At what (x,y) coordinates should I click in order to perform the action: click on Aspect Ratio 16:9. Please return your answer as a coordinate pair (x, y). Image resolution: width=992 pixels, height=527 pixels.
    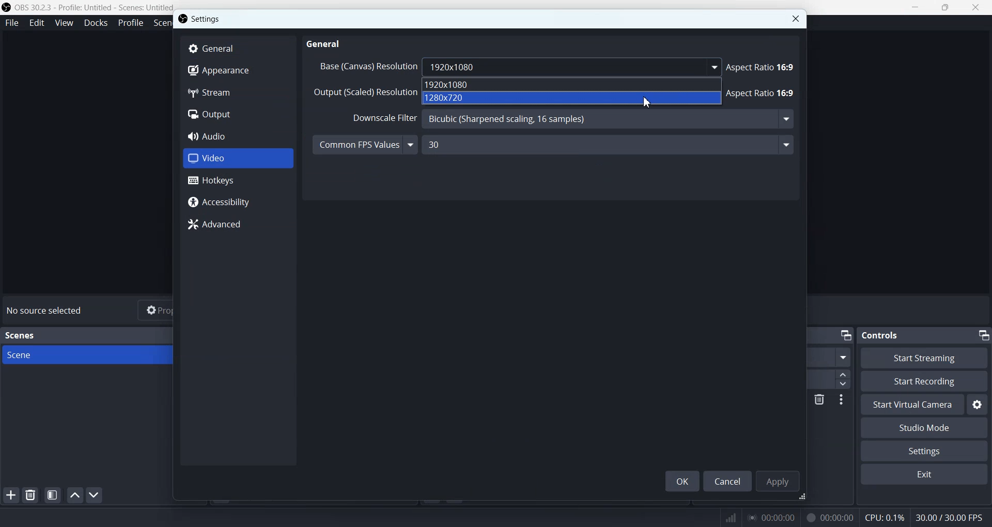
    Looking at the image, I should click on (762, 93).